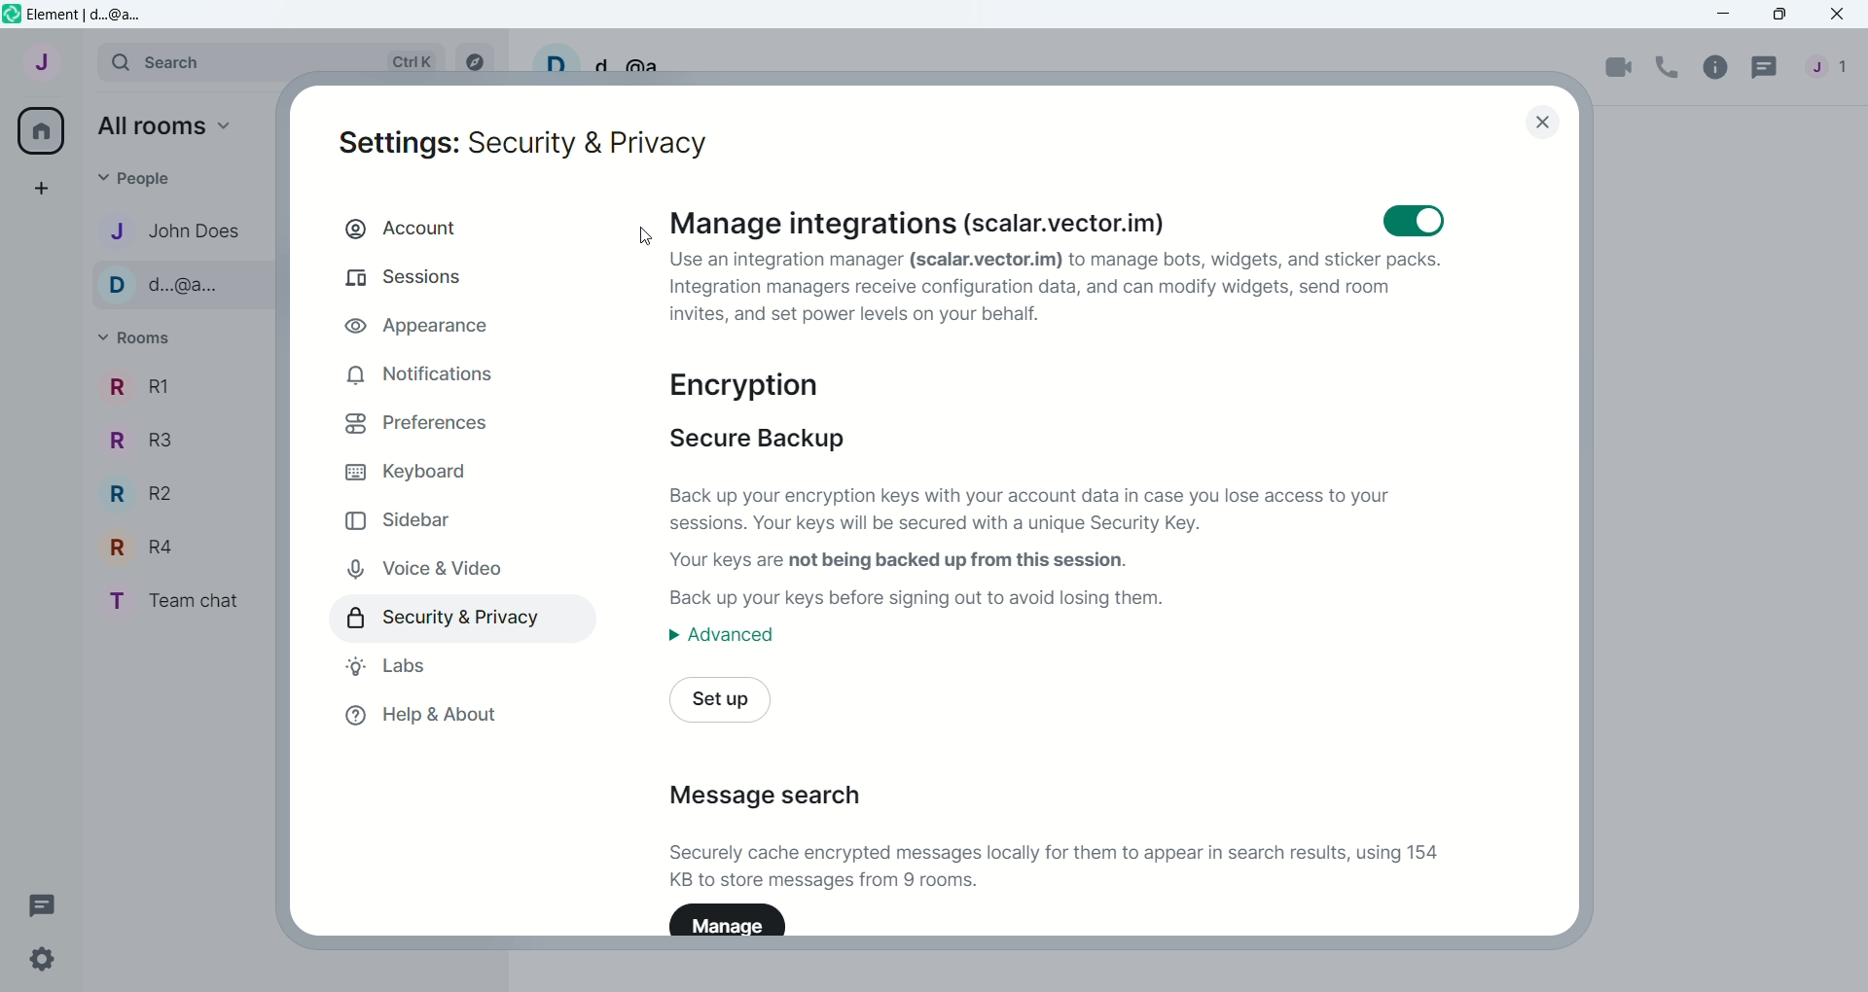 Image resolution: width=1868 pixels, height=992 pixels. Describe the element at coordinates (1825, 69) in the screenshot. I see `people` at that location.